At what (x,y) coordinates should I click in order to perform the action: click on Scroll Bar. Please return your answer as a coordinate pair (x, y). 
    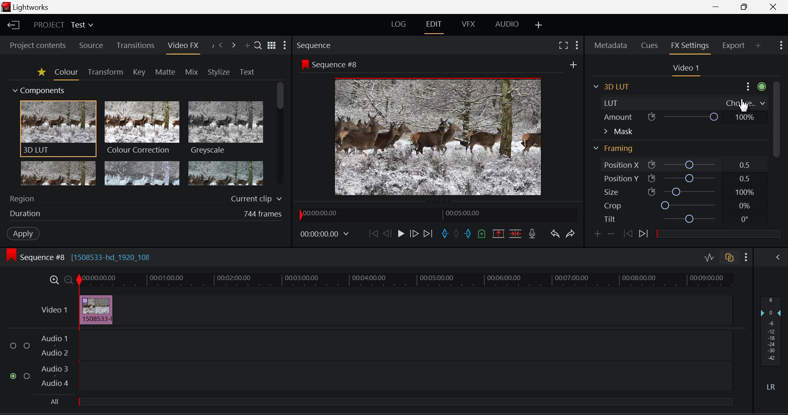
    Looking at the image, I should click on (778, 150).